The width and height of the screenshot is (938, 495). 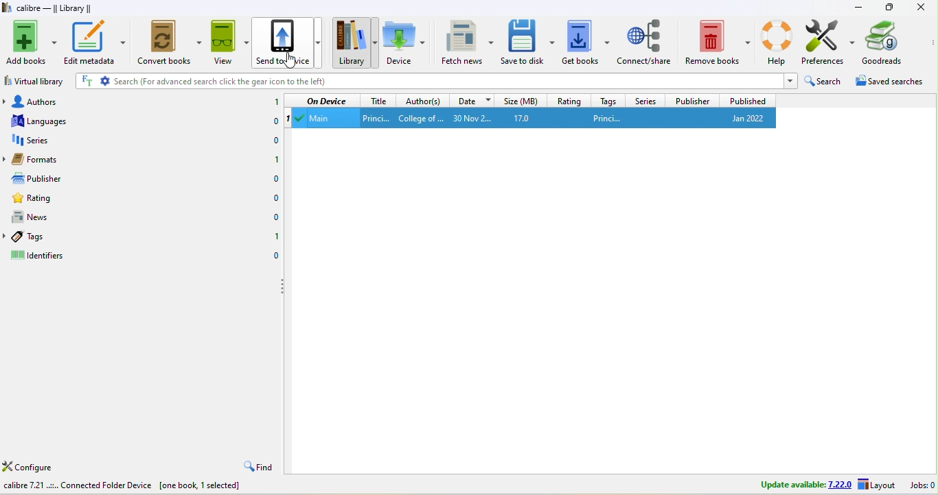 What do you see at coordinates (856, 7) in the screenshot?
I see `minimize` at bounding box center [856, 7].